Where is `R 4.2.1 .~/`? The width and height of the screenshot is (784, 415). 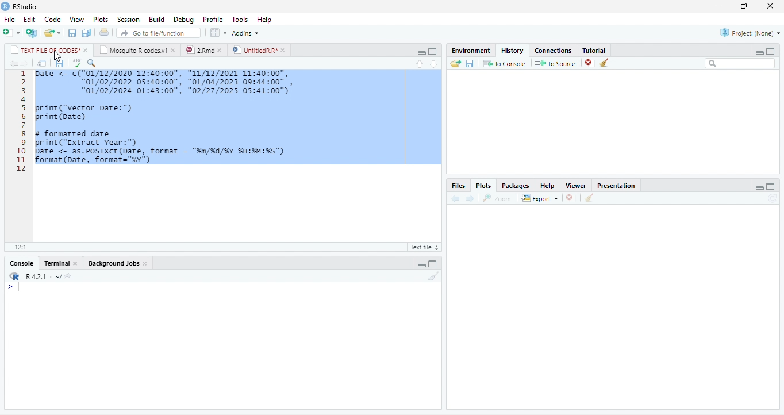 R 4.2.1 .~/ is located at coordinates (41, 276).